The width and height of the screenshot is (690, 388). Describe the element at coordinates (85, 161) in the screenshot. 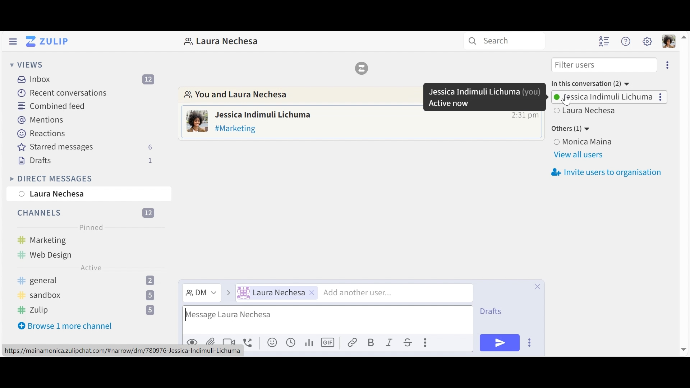

I see `Drafts` at that location.